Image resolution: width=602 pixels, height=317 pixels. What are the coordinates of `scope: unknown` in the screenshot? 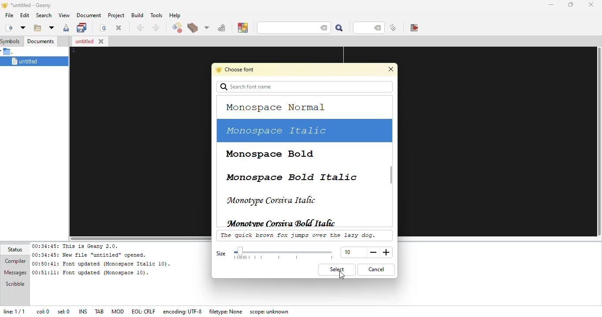 It's located at (271, 312).